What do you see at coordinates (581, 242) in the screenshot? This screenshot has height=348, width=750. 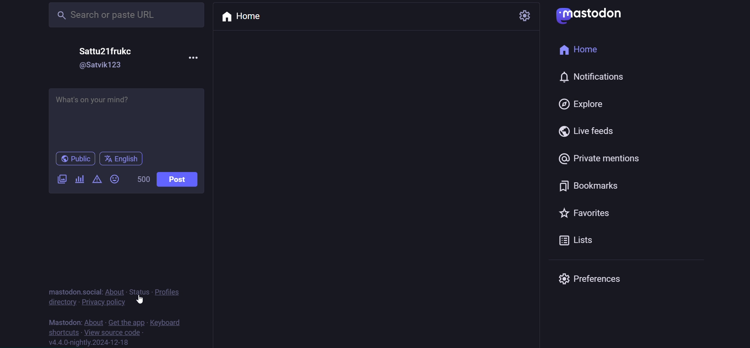 I see `list` at bounding box center [581, 242].